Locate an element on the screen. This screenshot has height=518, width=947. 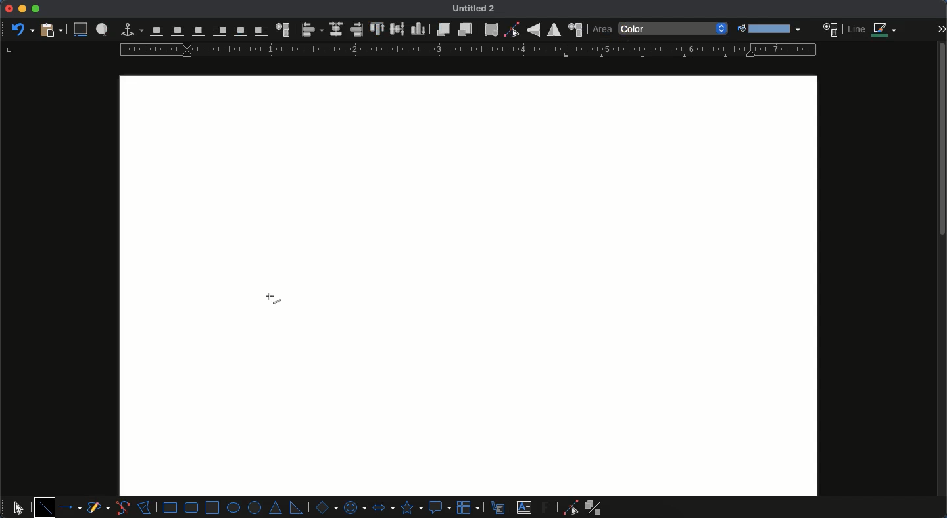
cursor is located at coordinates (271, 301).